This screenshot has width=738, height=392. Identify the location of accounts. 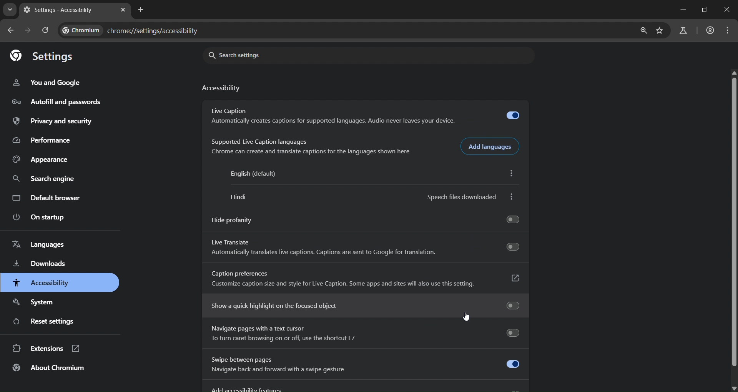
(710, 30).